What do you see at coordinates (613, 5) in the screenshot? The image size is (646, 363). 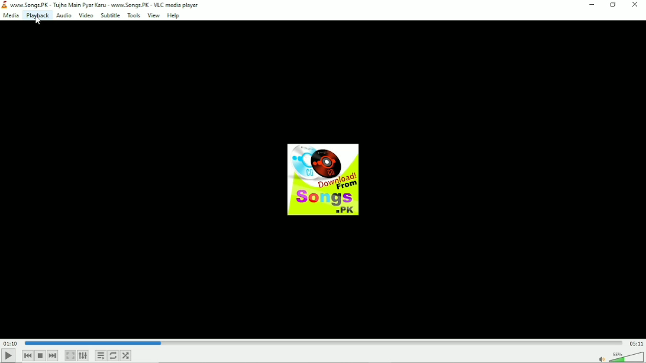 I see `Restore down` at bounding box center [613, 5].